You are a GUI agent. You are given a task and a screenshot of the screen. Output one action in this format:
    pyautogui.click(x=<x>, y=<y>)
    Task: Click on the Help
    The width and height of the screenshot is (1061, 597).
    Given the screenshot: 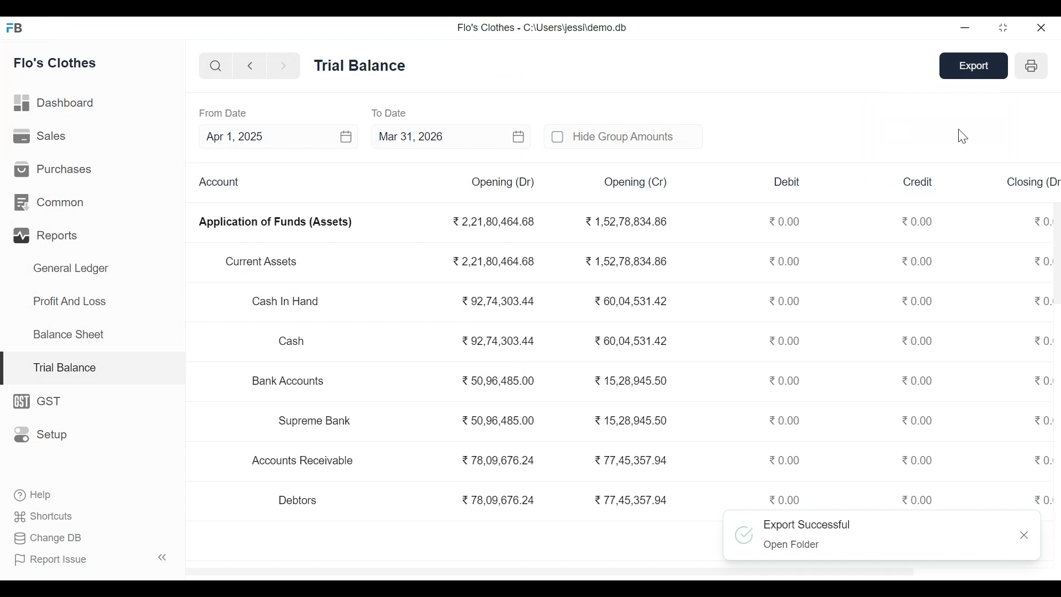 What is the action you would take?
    pyautogui.click(x=31, y=494)
    